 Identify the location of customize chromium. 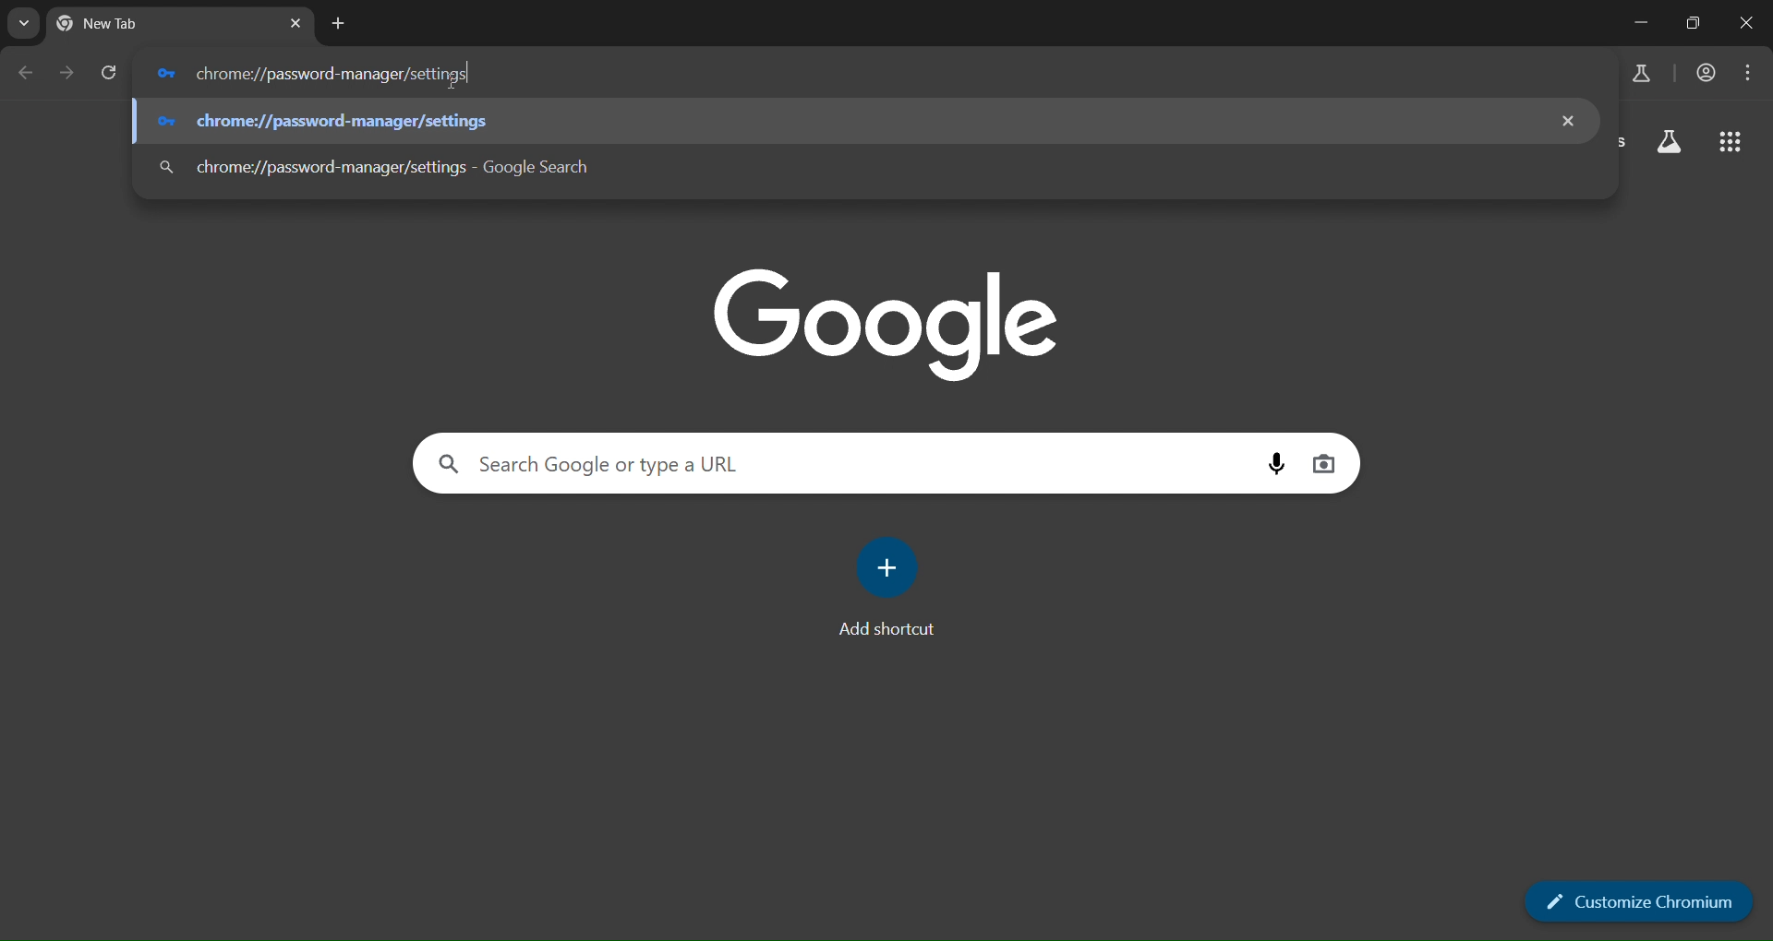
(1638, 901).